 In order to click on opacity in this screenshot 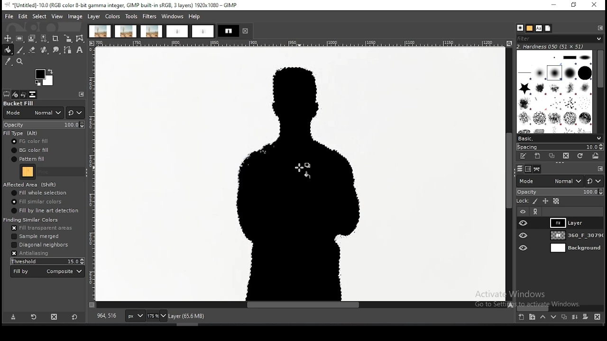, I will do `click(560, 192)`.